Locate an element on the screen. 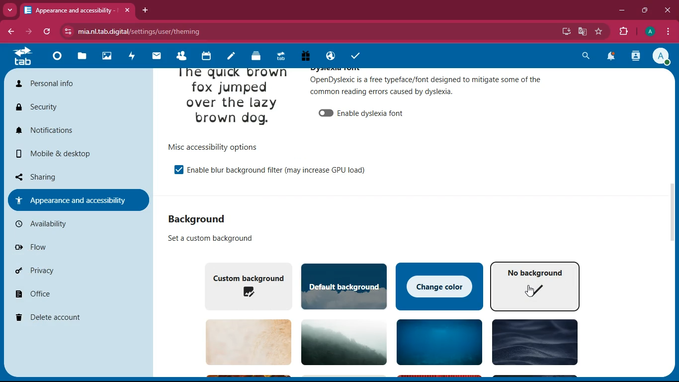  refresh is located at coordinates (50, 32).